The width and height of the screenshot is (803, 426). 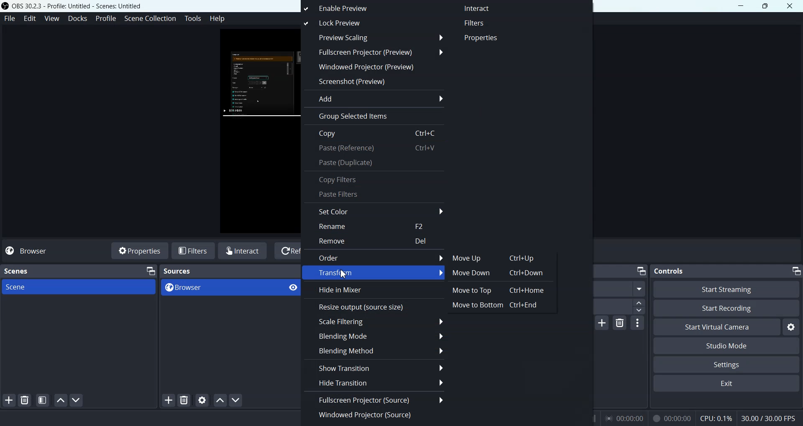 What do you see at coordinates (717, 327) in the screenshot?
I see `Start Virtual Camera` at bounding box center [717, 327].